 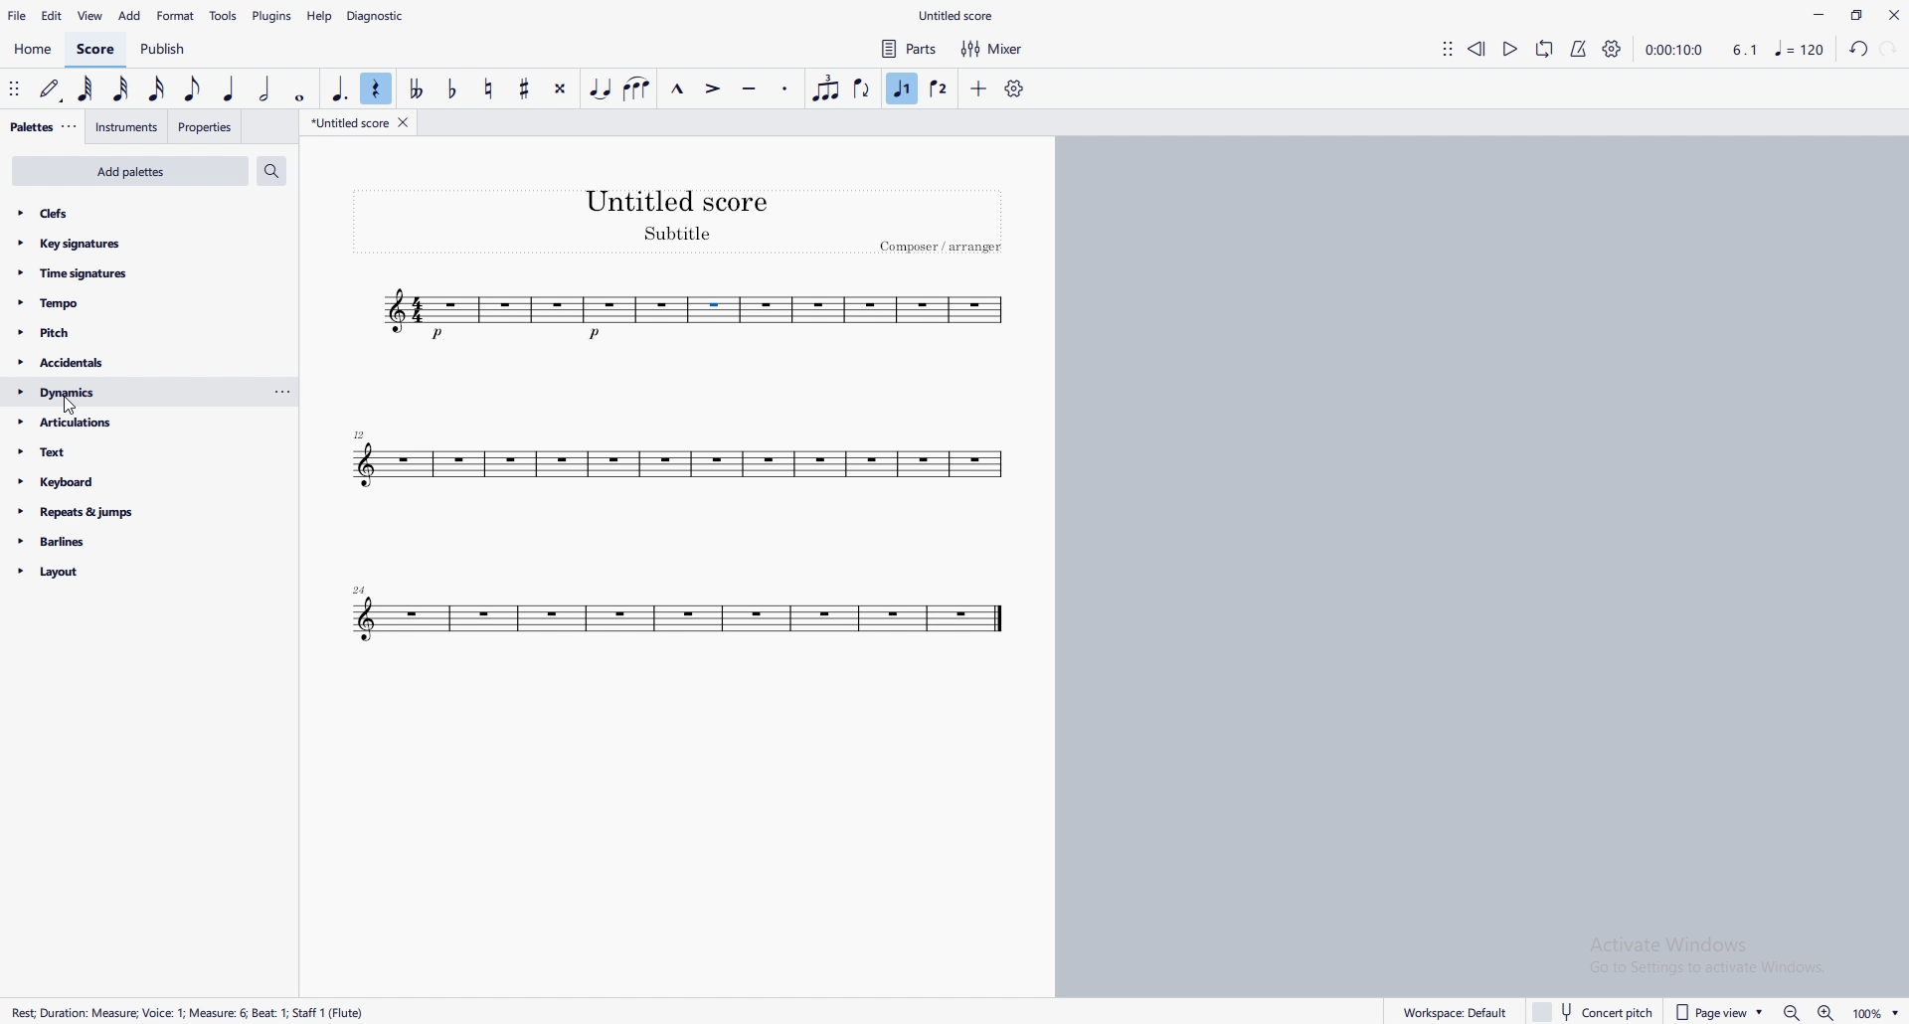 What do you see at coordinates (270, 170) in the screenshot?
I see `search` at bounding box center [270, 170].